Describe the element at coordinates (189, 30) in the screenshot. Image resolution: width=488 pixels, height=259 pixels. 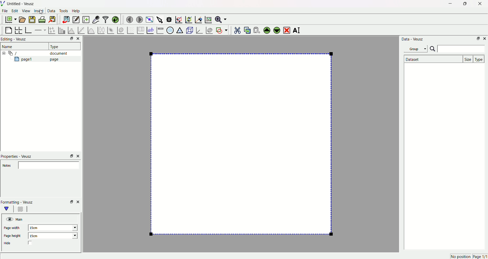
I see `3d scenes` at that location.